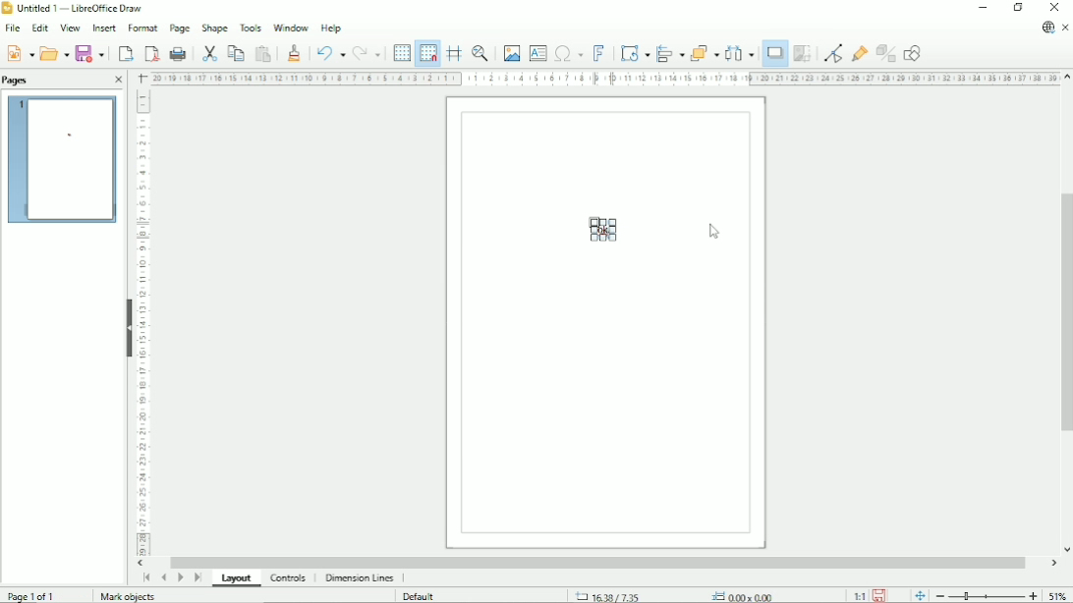  Describe the element at coordinates (479, 52) in the screenshot. I see `Zoom & pan` at that location.